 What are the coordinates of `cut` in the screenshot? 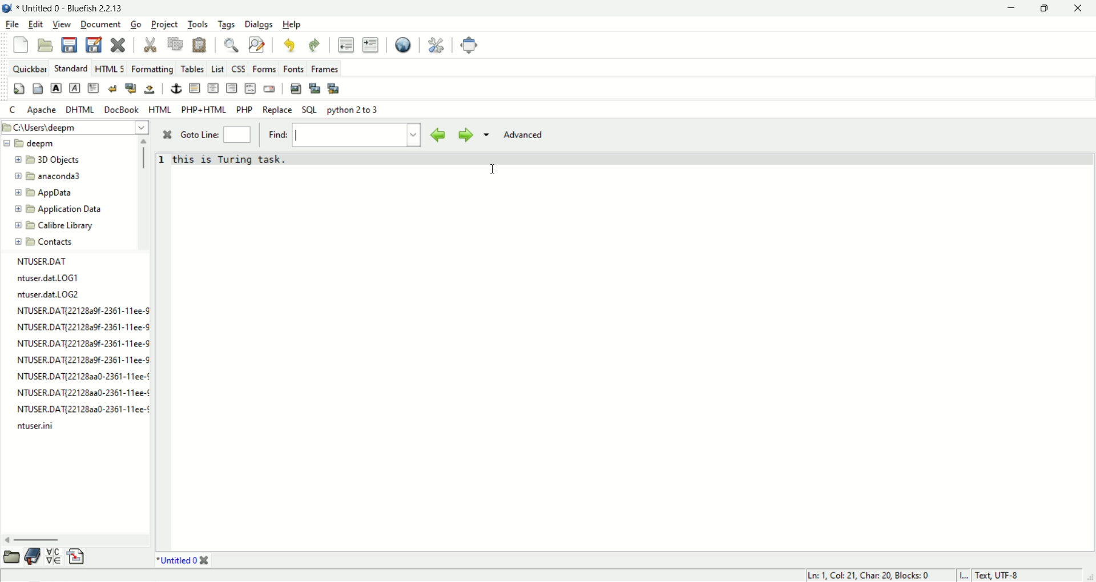 It's located at (151, 46).